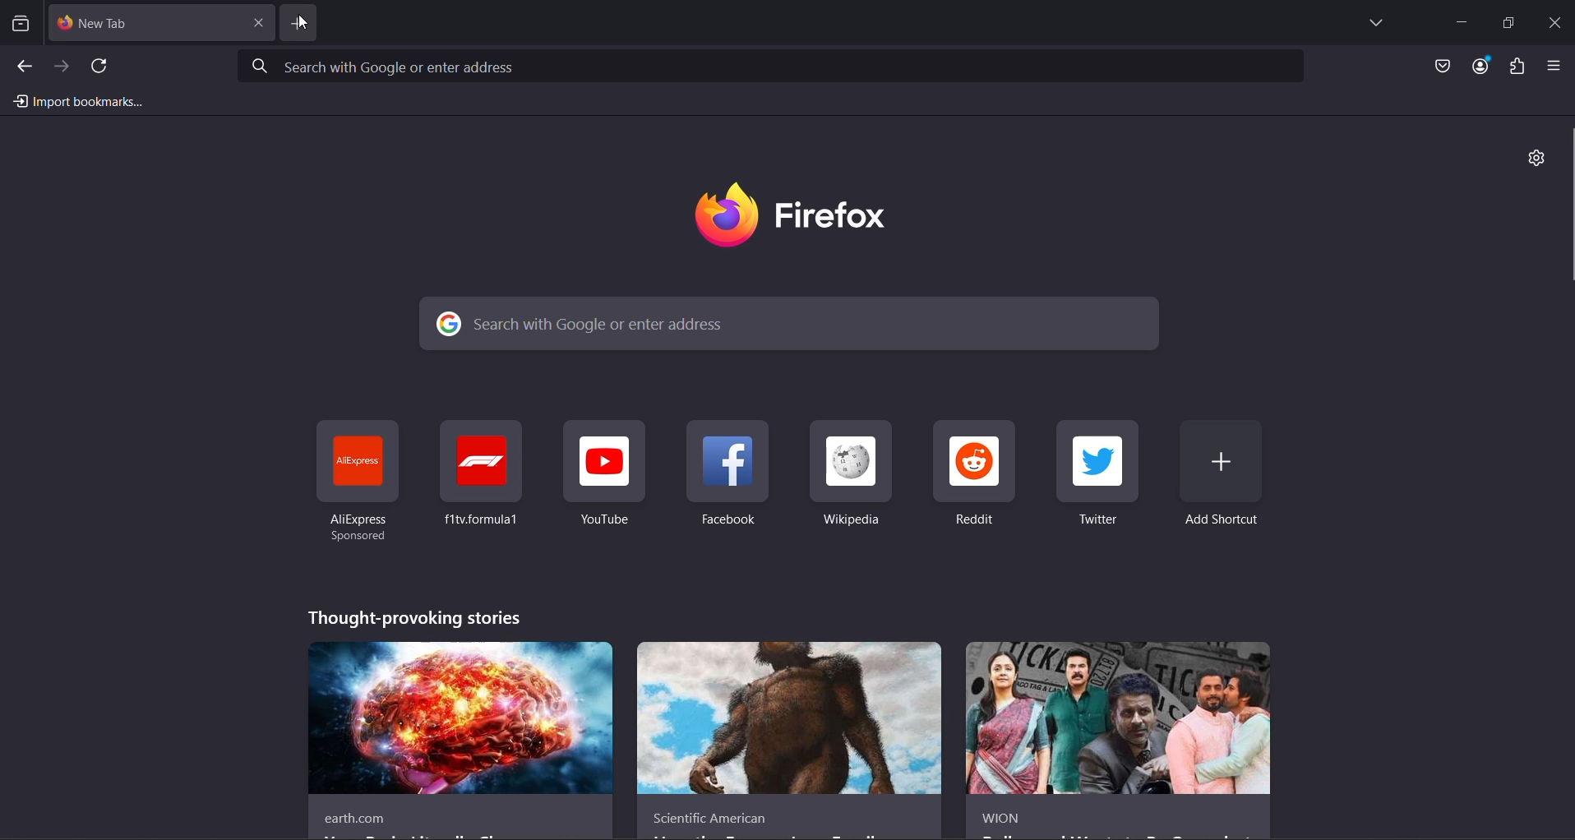 The width and height of the screenshot is (1575, 840). Describe the element at coordinates (1222, 478) in the screenshot. I see `add shortcut` at that location.